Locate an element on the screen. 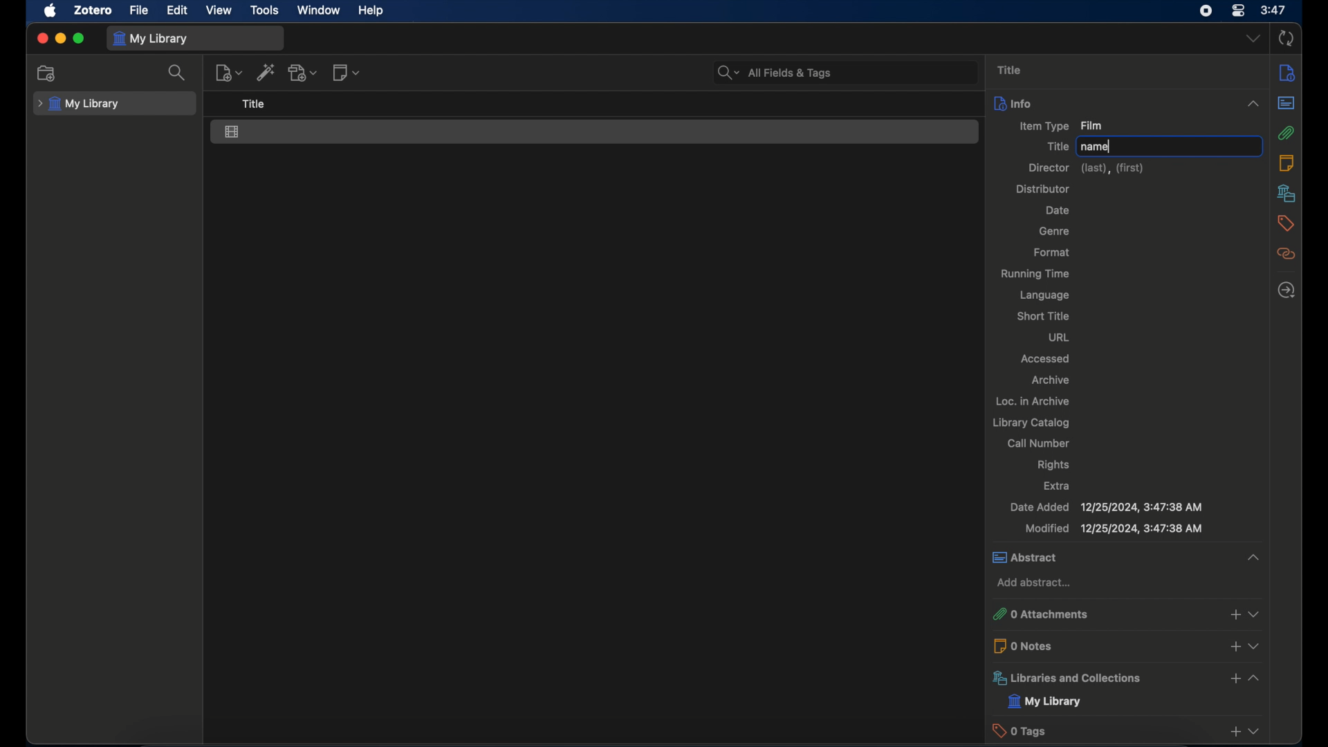  archive is located at coordinates (1050, 380).